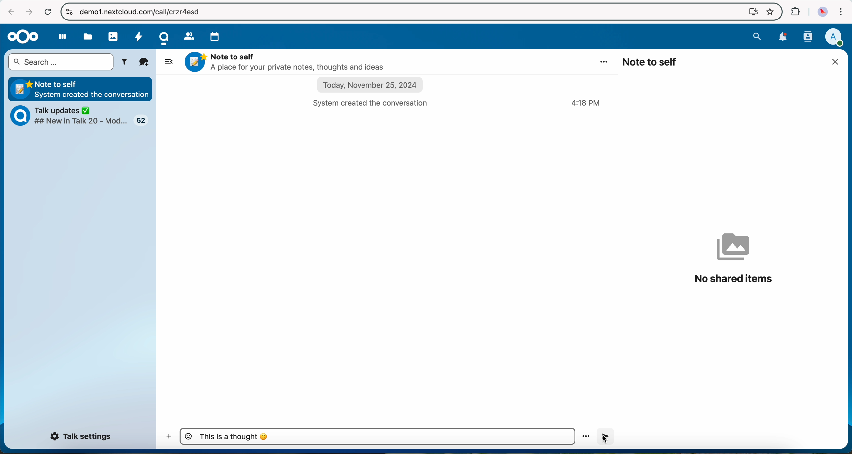  Describe the element at coordinates (82, 437) in the screenshot. I see `Talk settings` at that location.